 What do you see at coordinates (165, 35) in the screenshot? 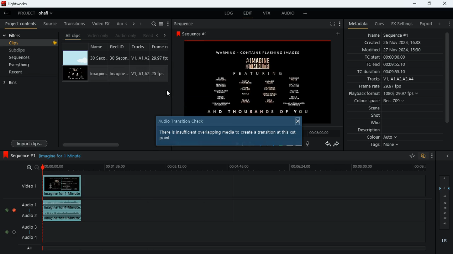
I see `right` at bounding box center [165, 35].